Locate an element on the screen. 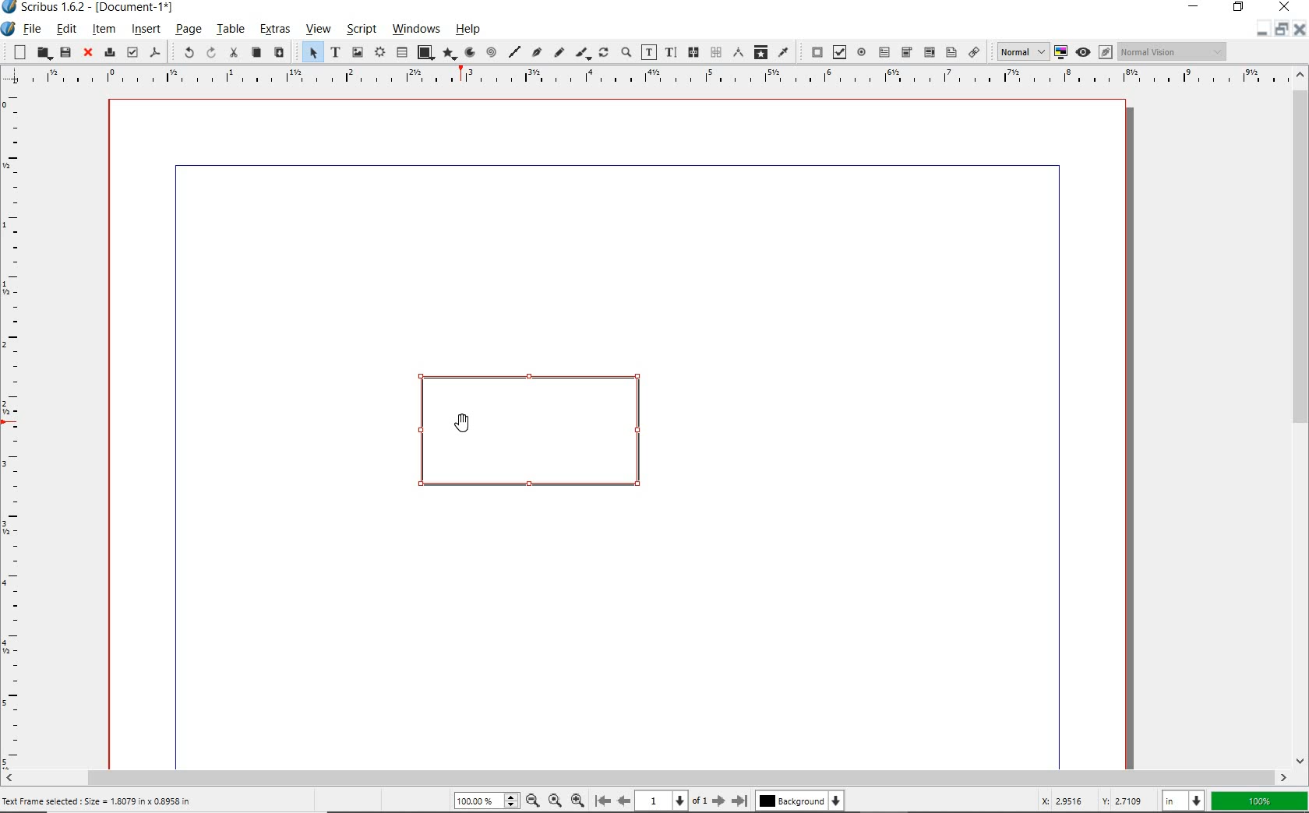 The width and height of the screenshot is (1309, 813). select item is located at coordinates (311, 52).